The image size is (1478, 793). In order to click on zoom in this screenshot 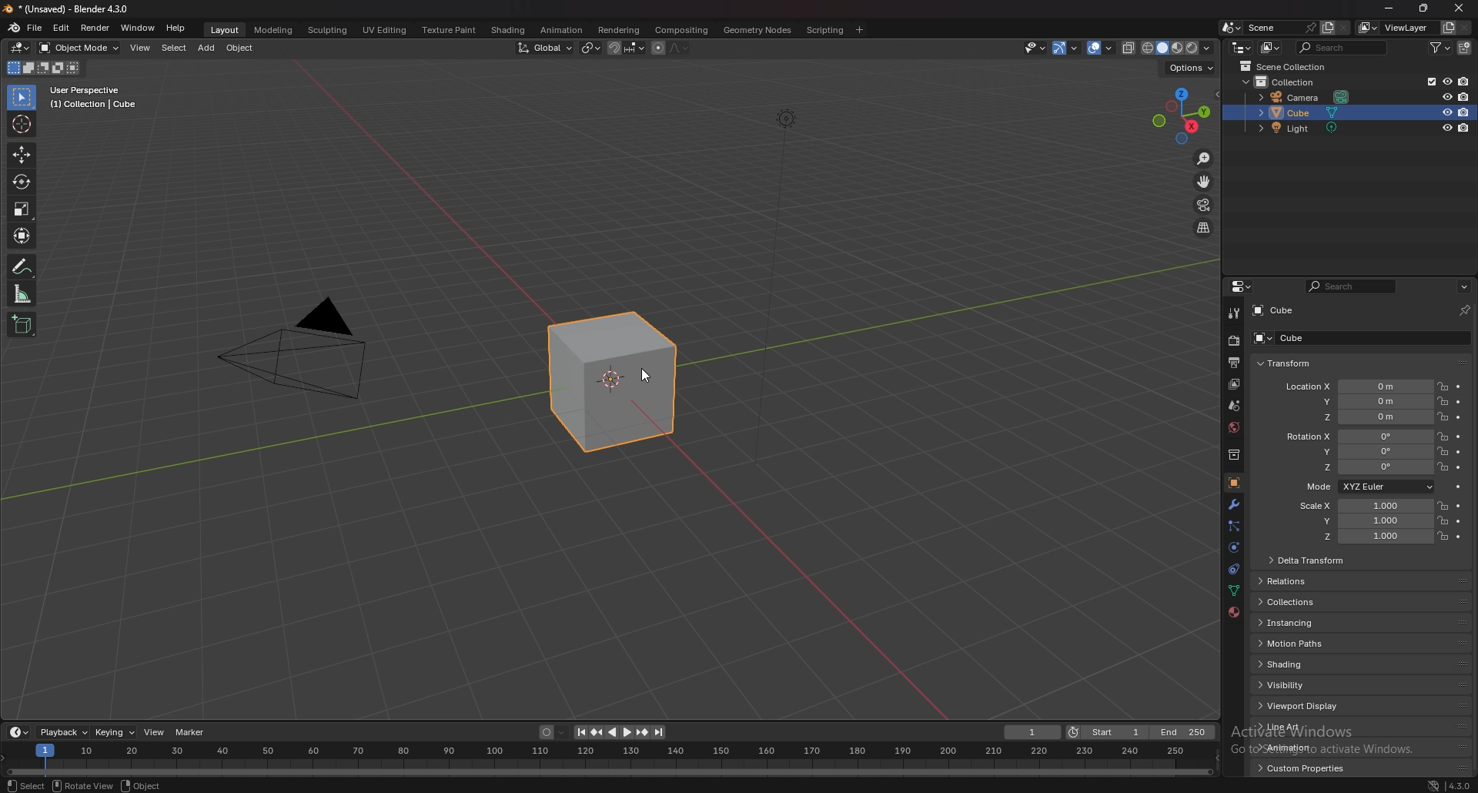, I will do `click(1204, 159)`.